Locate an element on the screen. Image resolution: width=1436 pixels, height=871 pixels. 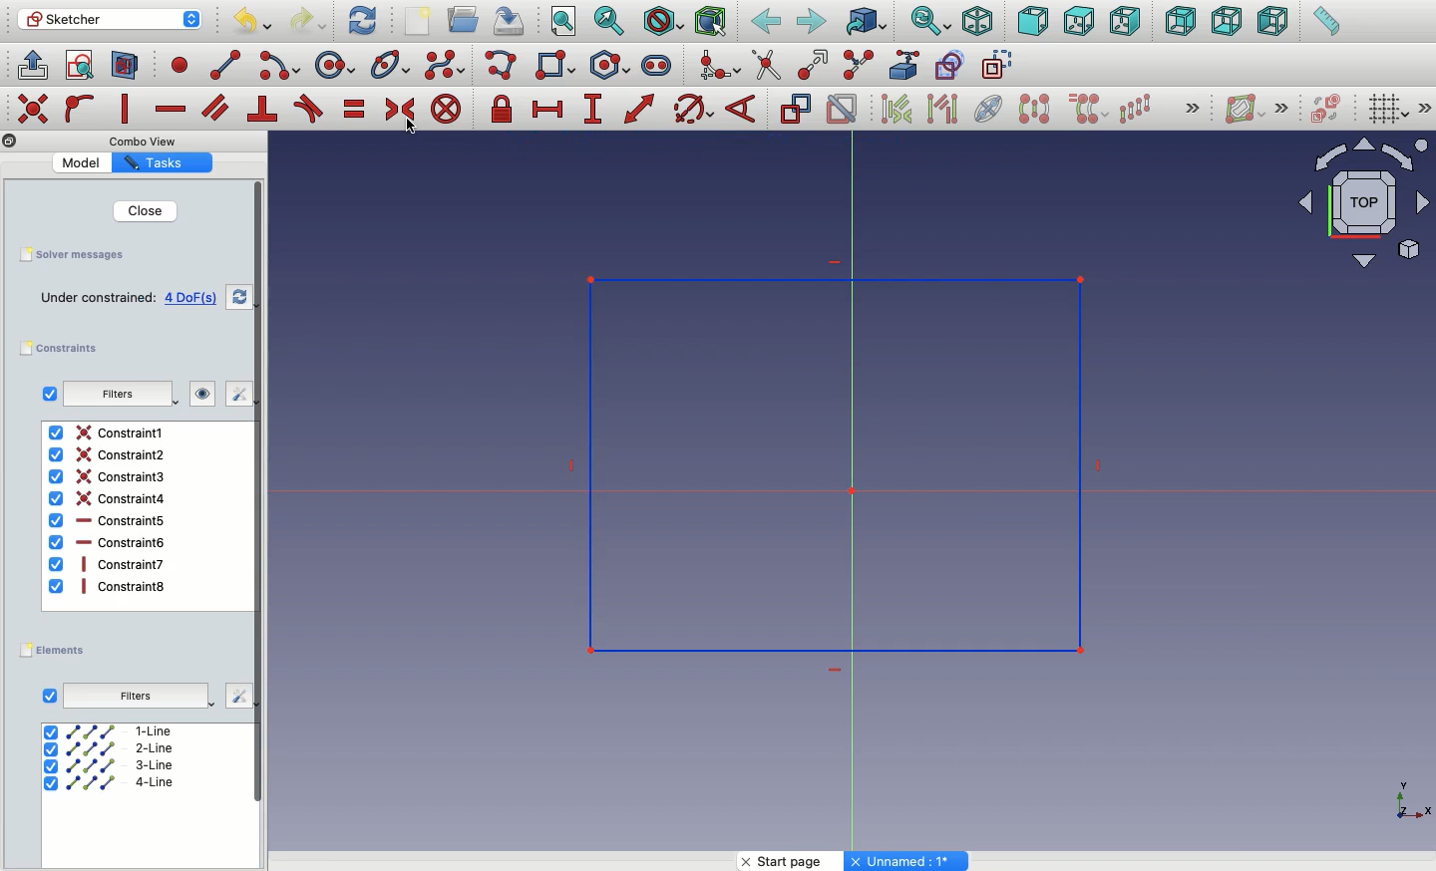
Expand is located at coordinates (1193, 110).